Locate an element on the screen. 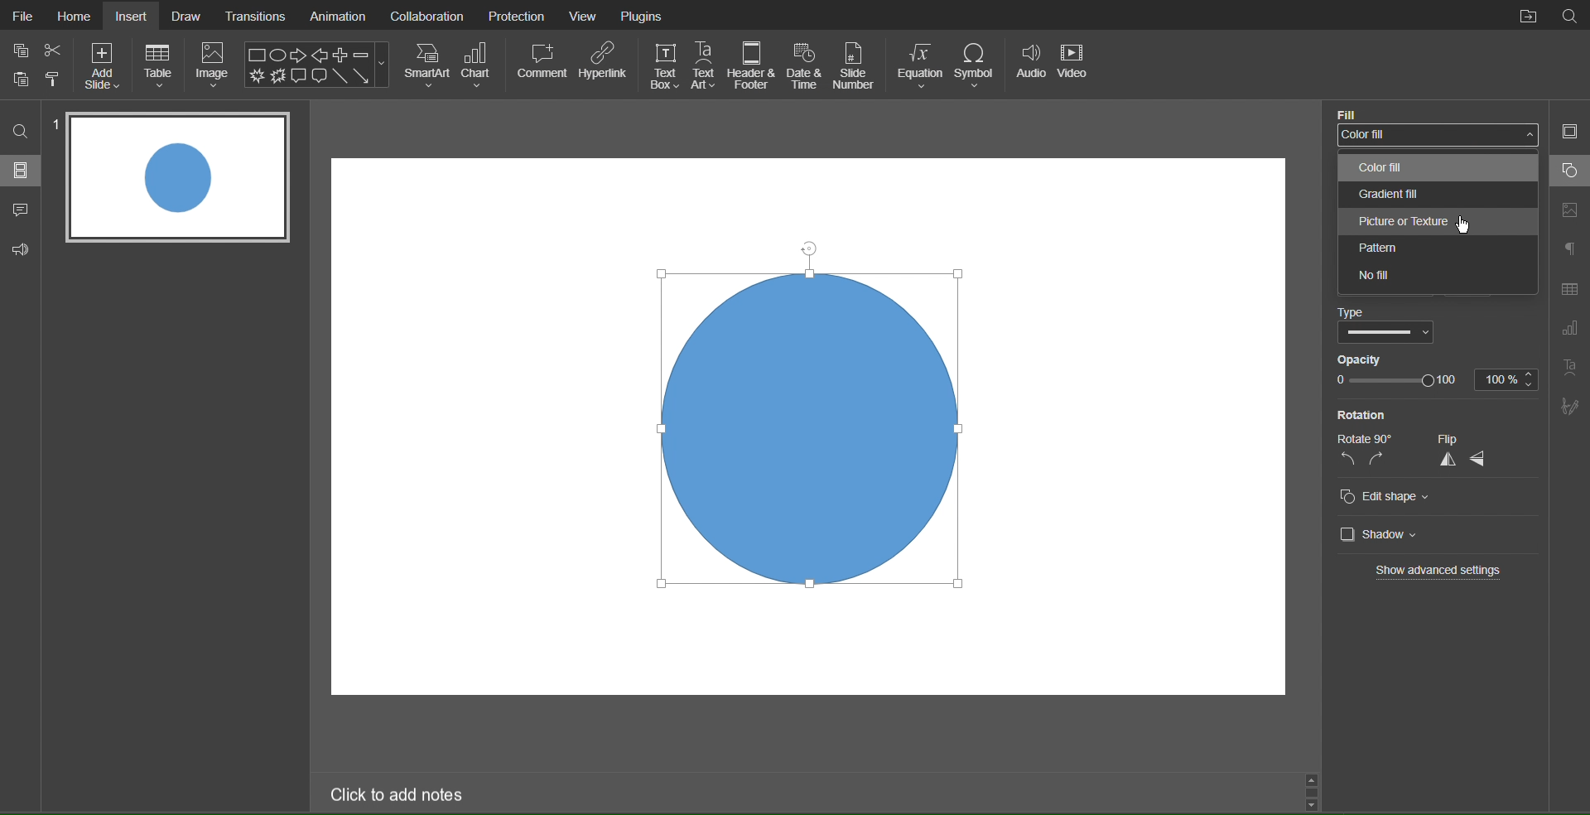 Image resolution: width=1590 pixels, height=815 pixels. 100% is located at coordinates (1510, 379).